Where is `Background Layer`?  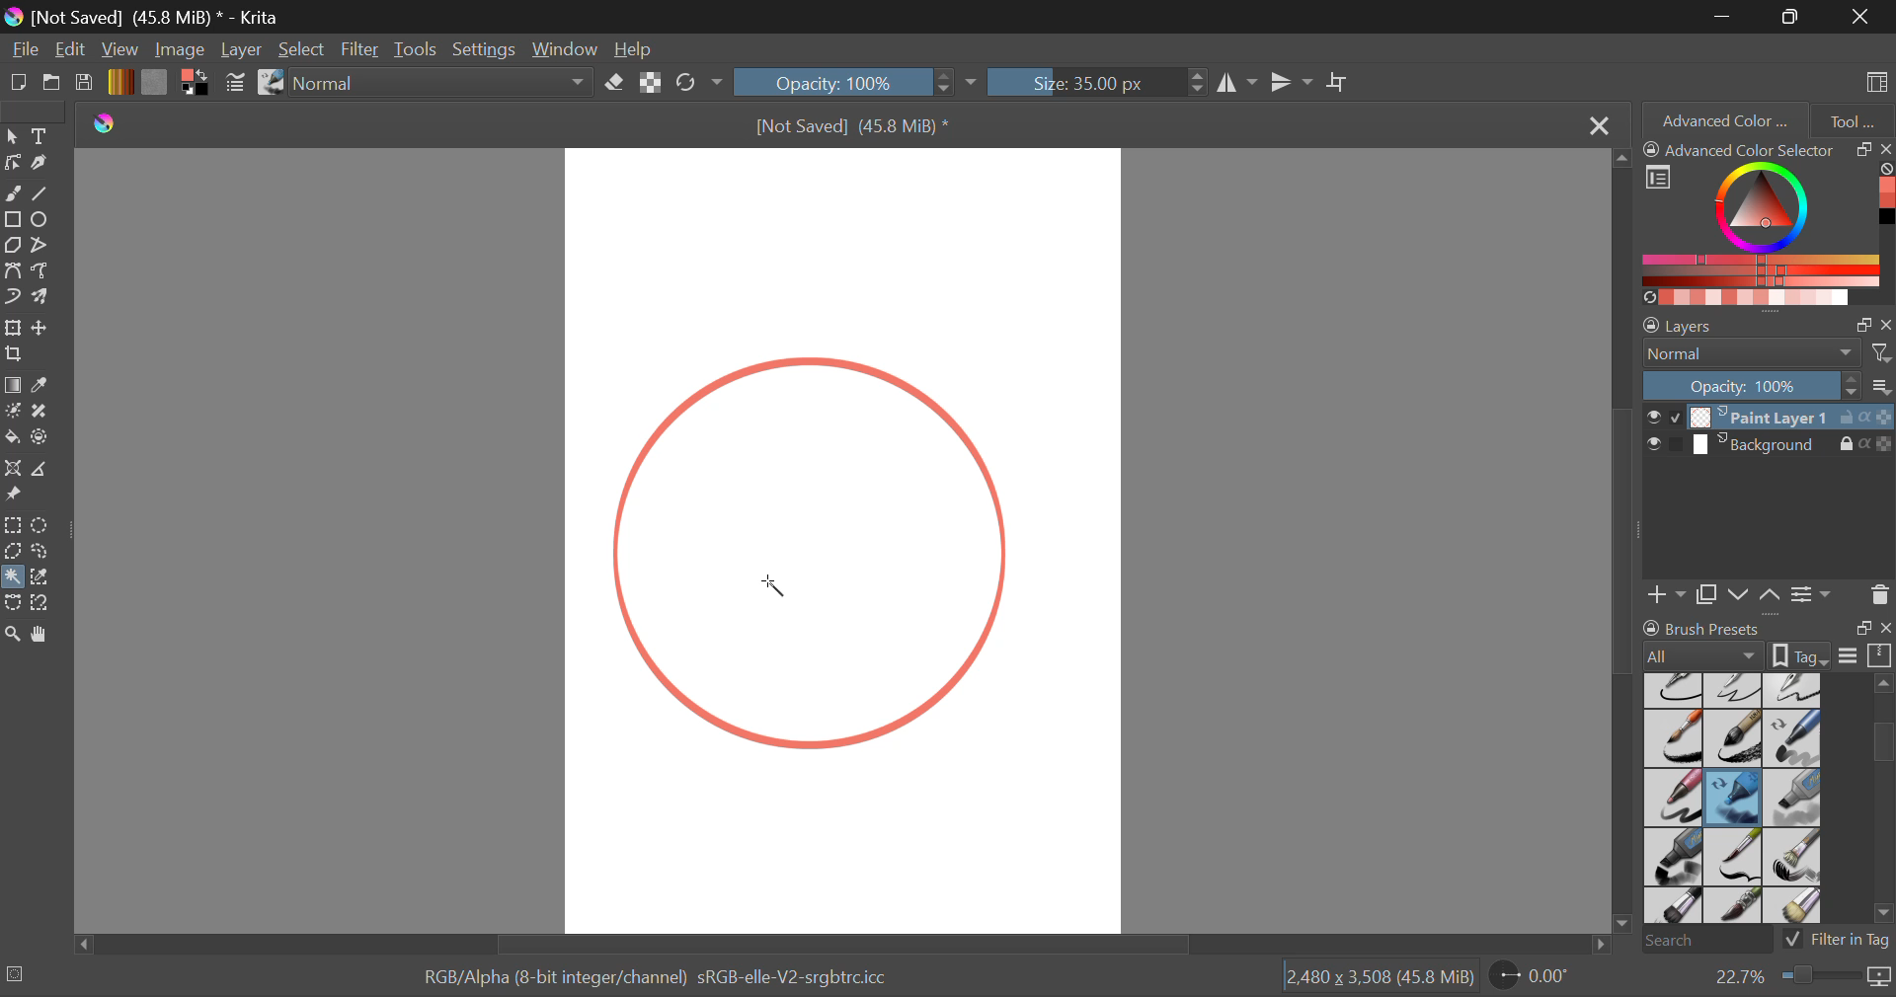 Background Layer is located at coordinates (1768, 448).